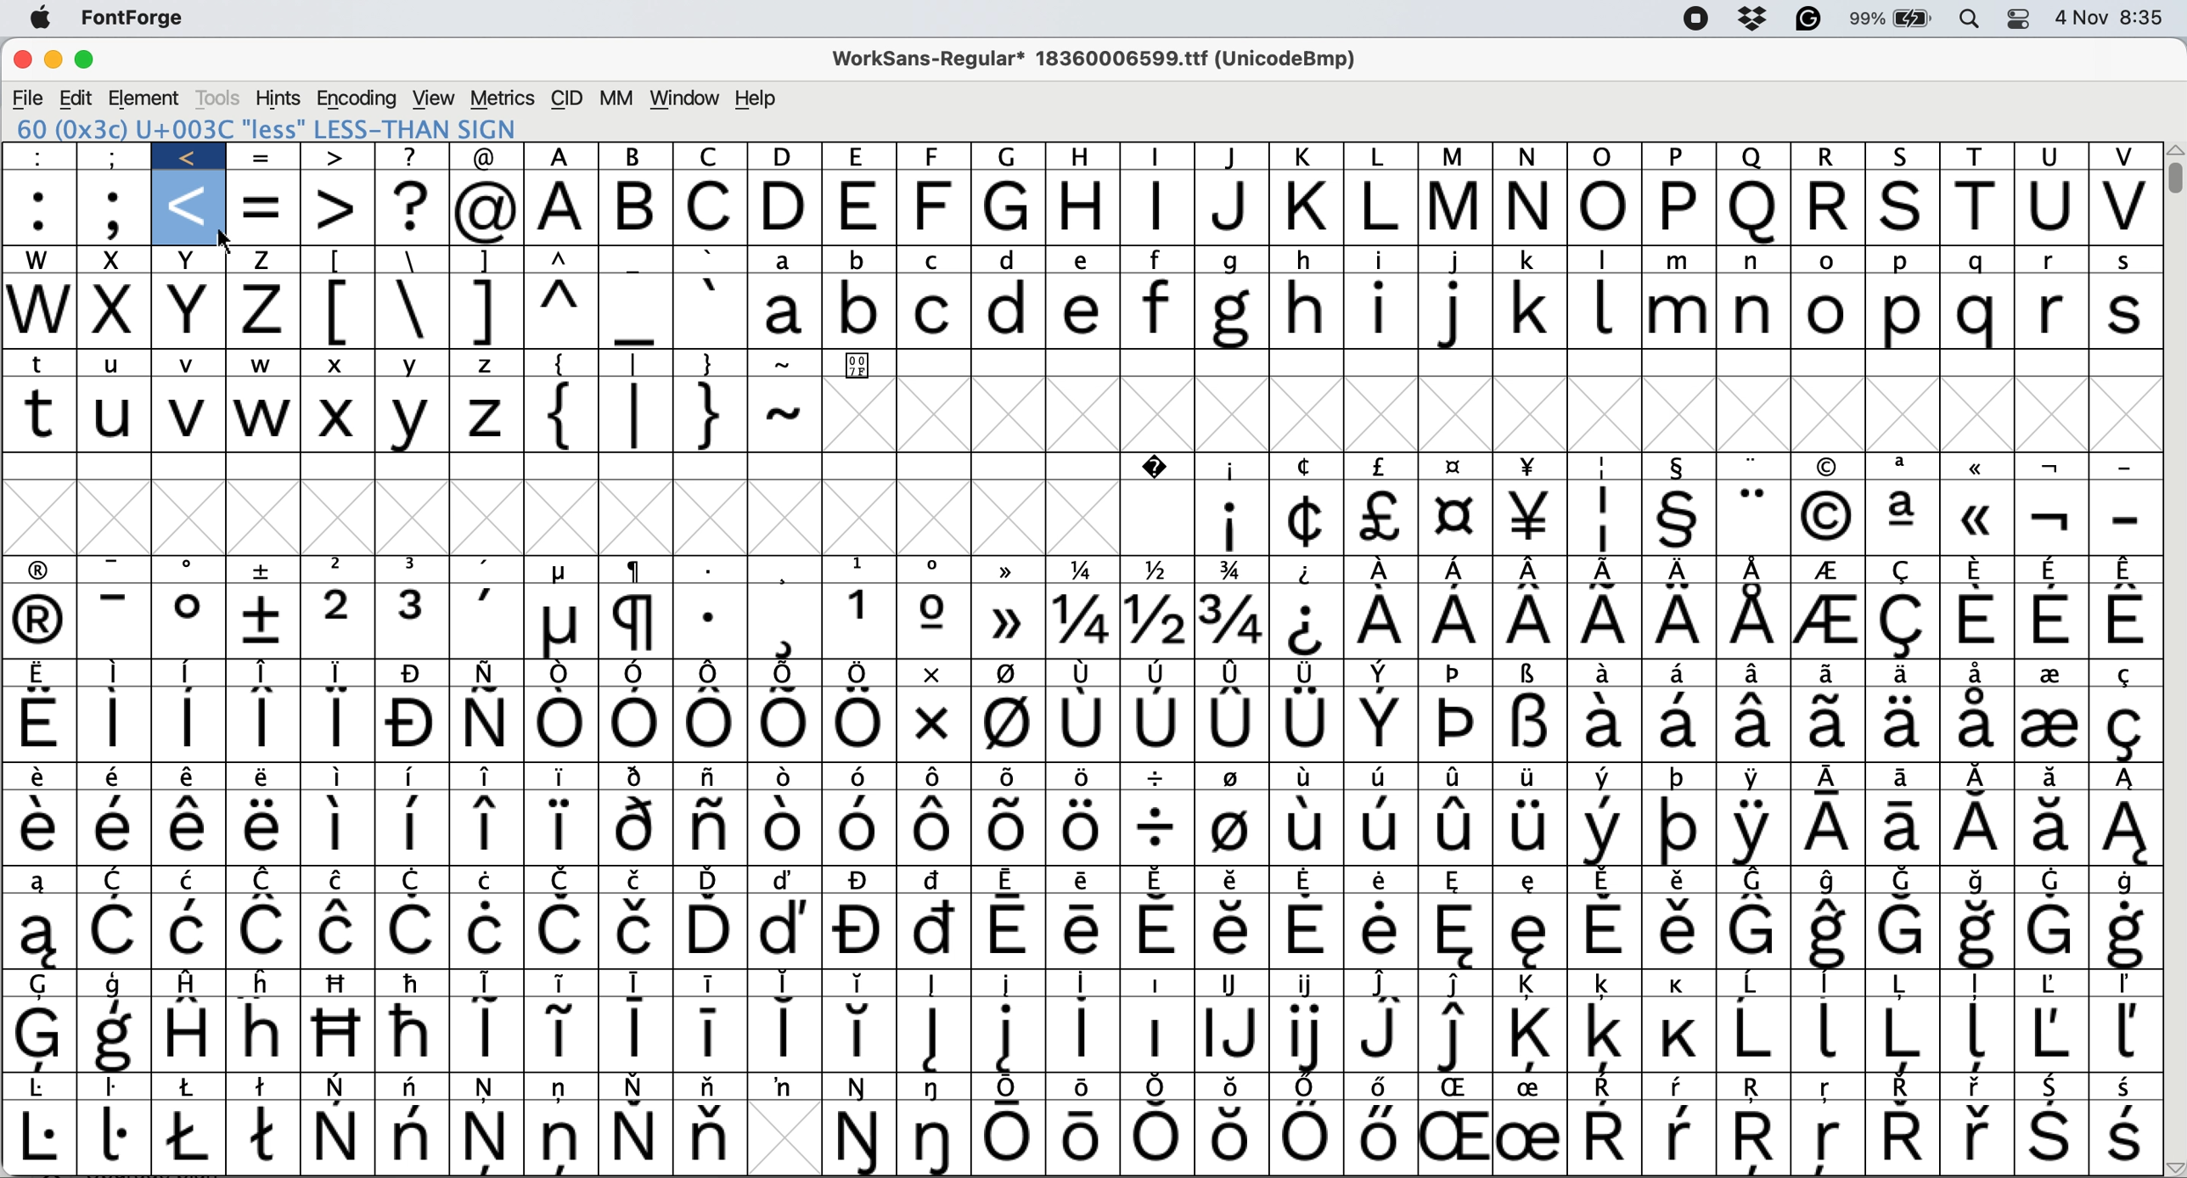 This screenshot has height=1178, width=2187. Describe the element at coordinates (267, 1085) in the screenshot. I see `Symbol` at that location.